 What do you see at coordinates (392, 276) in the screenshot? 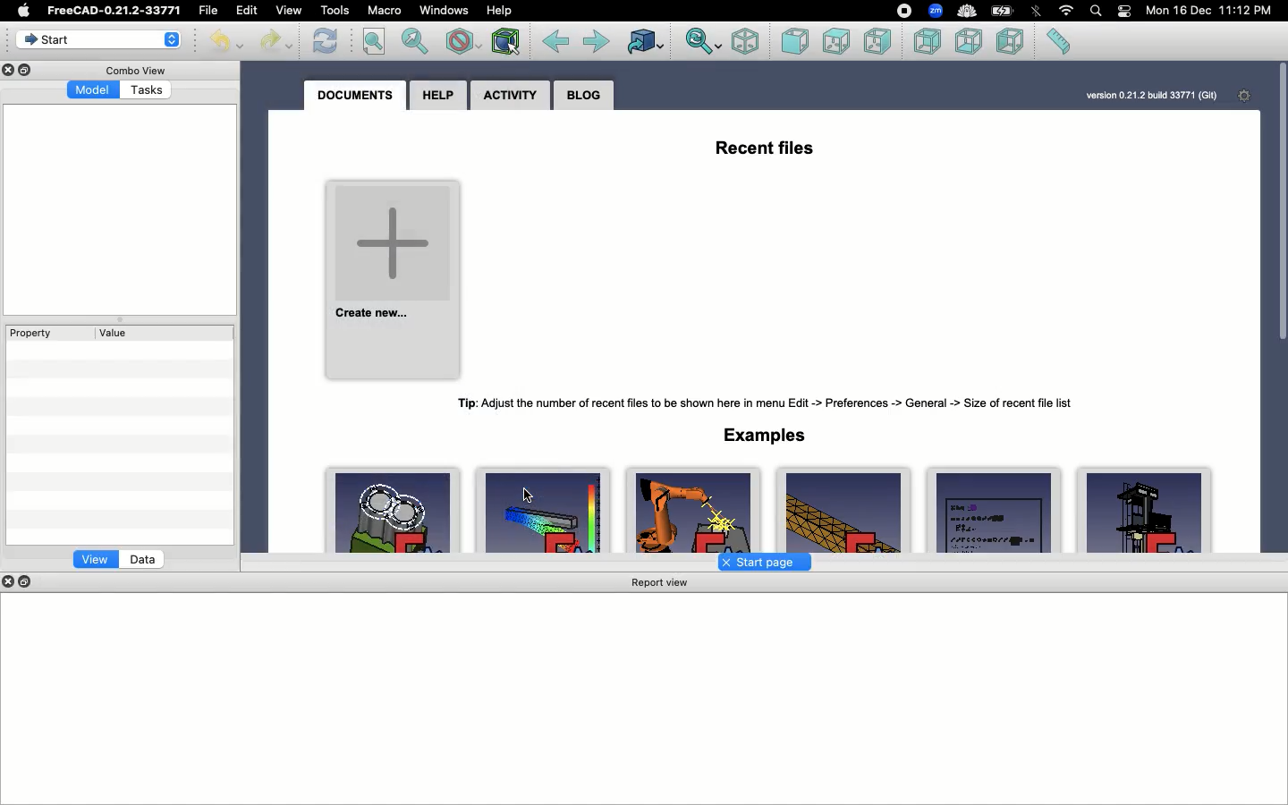
I see `Create new` at bounding box center [392, 276].